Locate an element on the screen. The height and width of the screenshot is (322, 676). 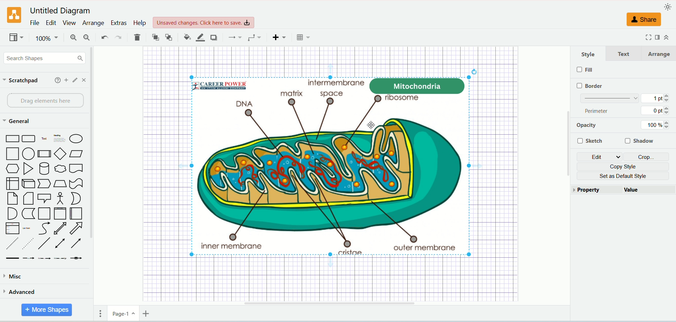
Cube is located at coordinates (29, 184).